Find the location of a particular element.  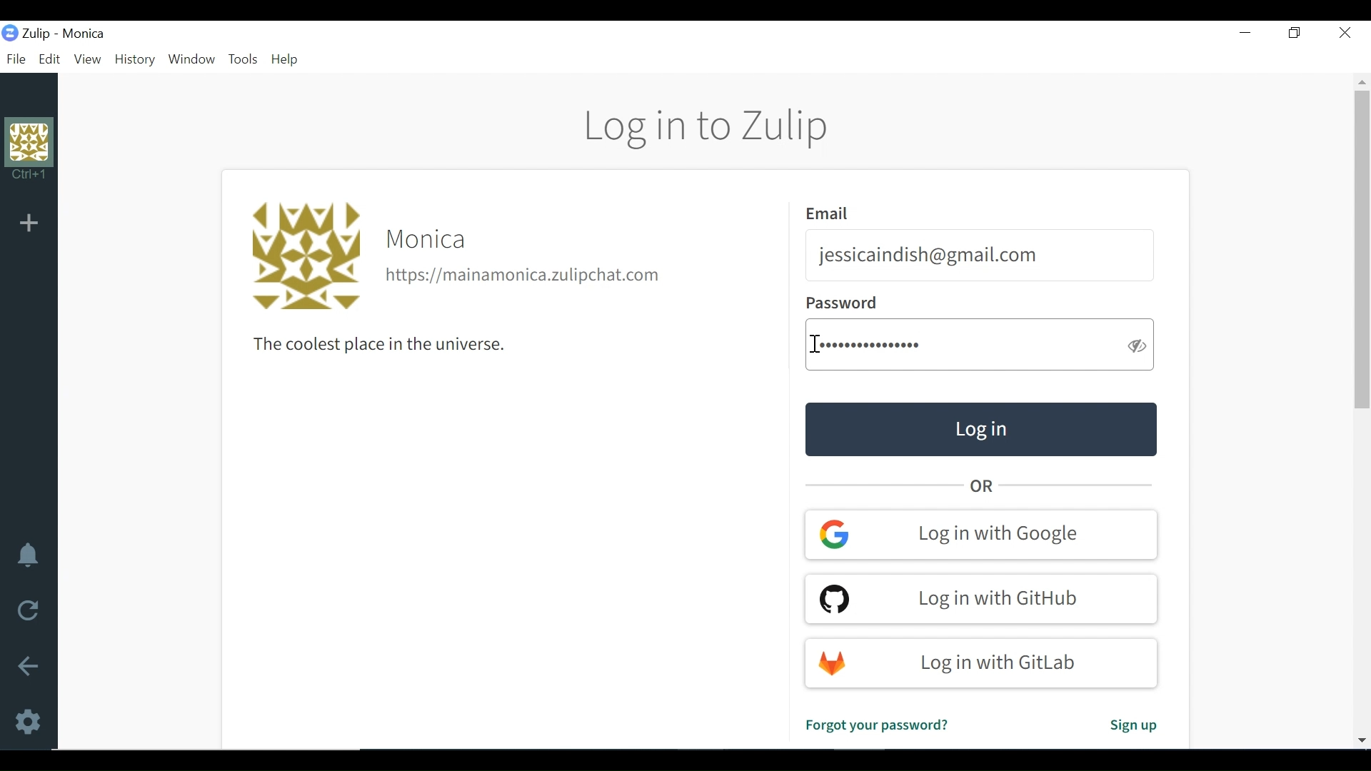

OR is located at coordinates (985, 486).